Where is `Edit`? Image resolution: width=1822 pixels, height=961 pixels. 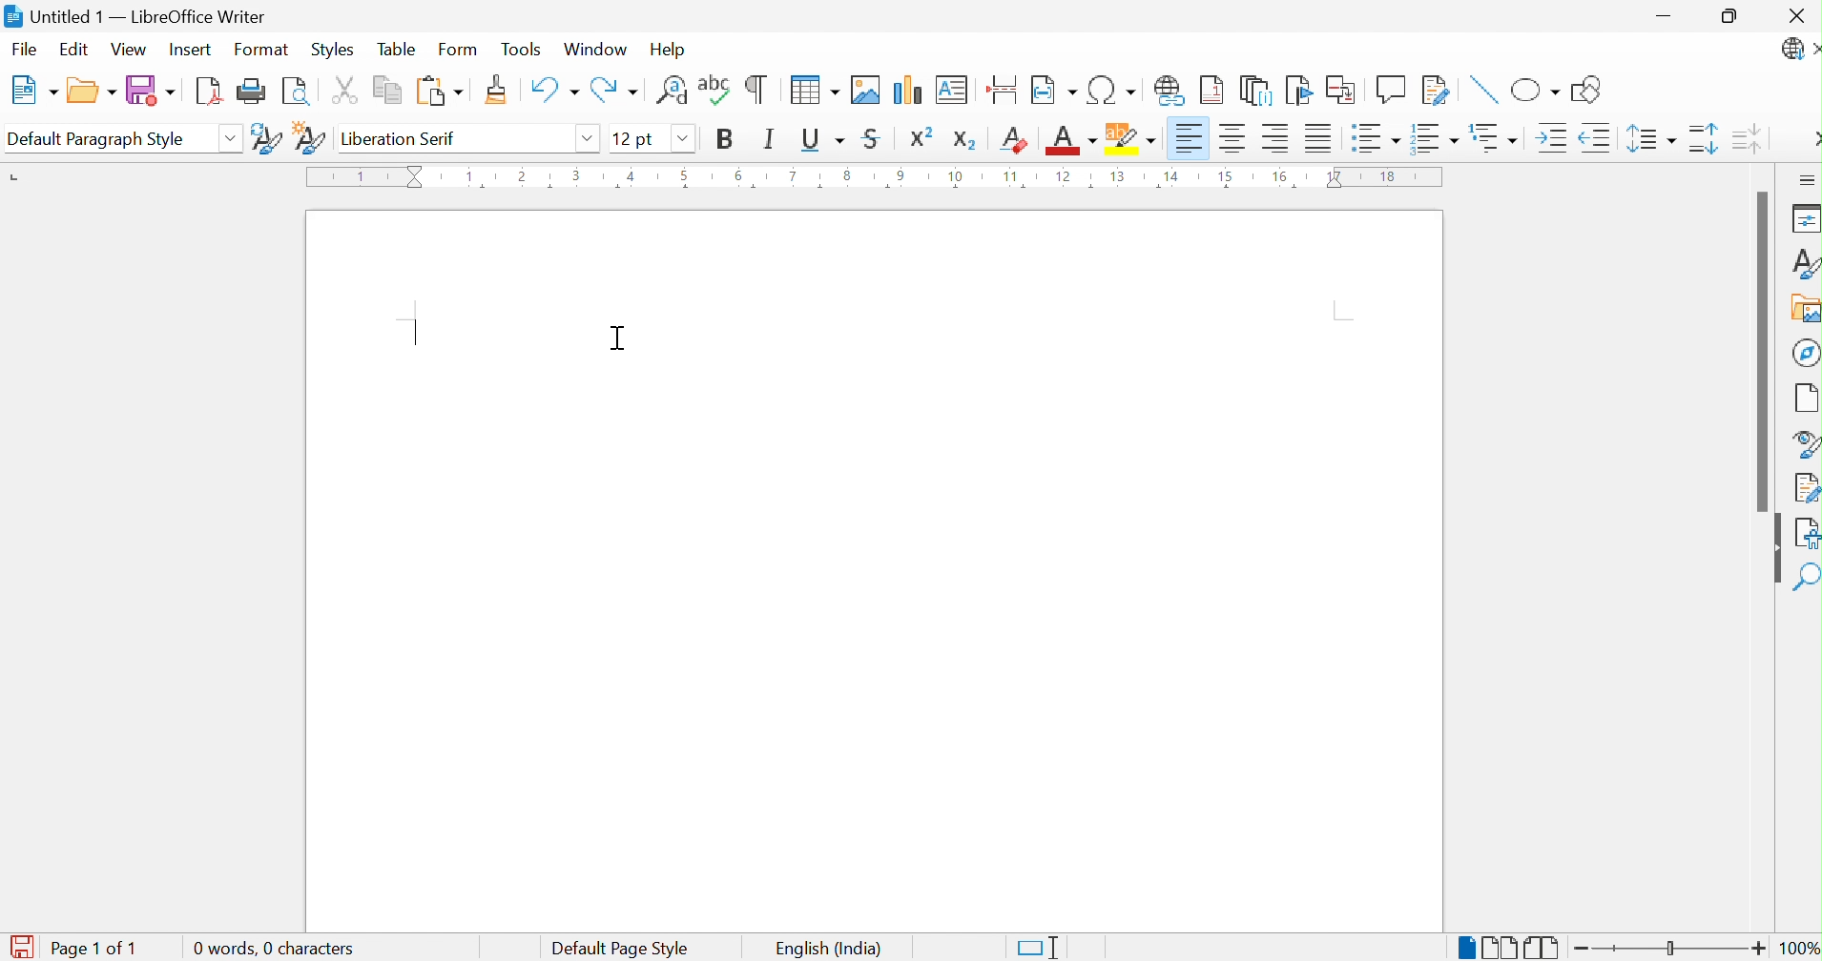 Edit is located at coordinates (75, 51).